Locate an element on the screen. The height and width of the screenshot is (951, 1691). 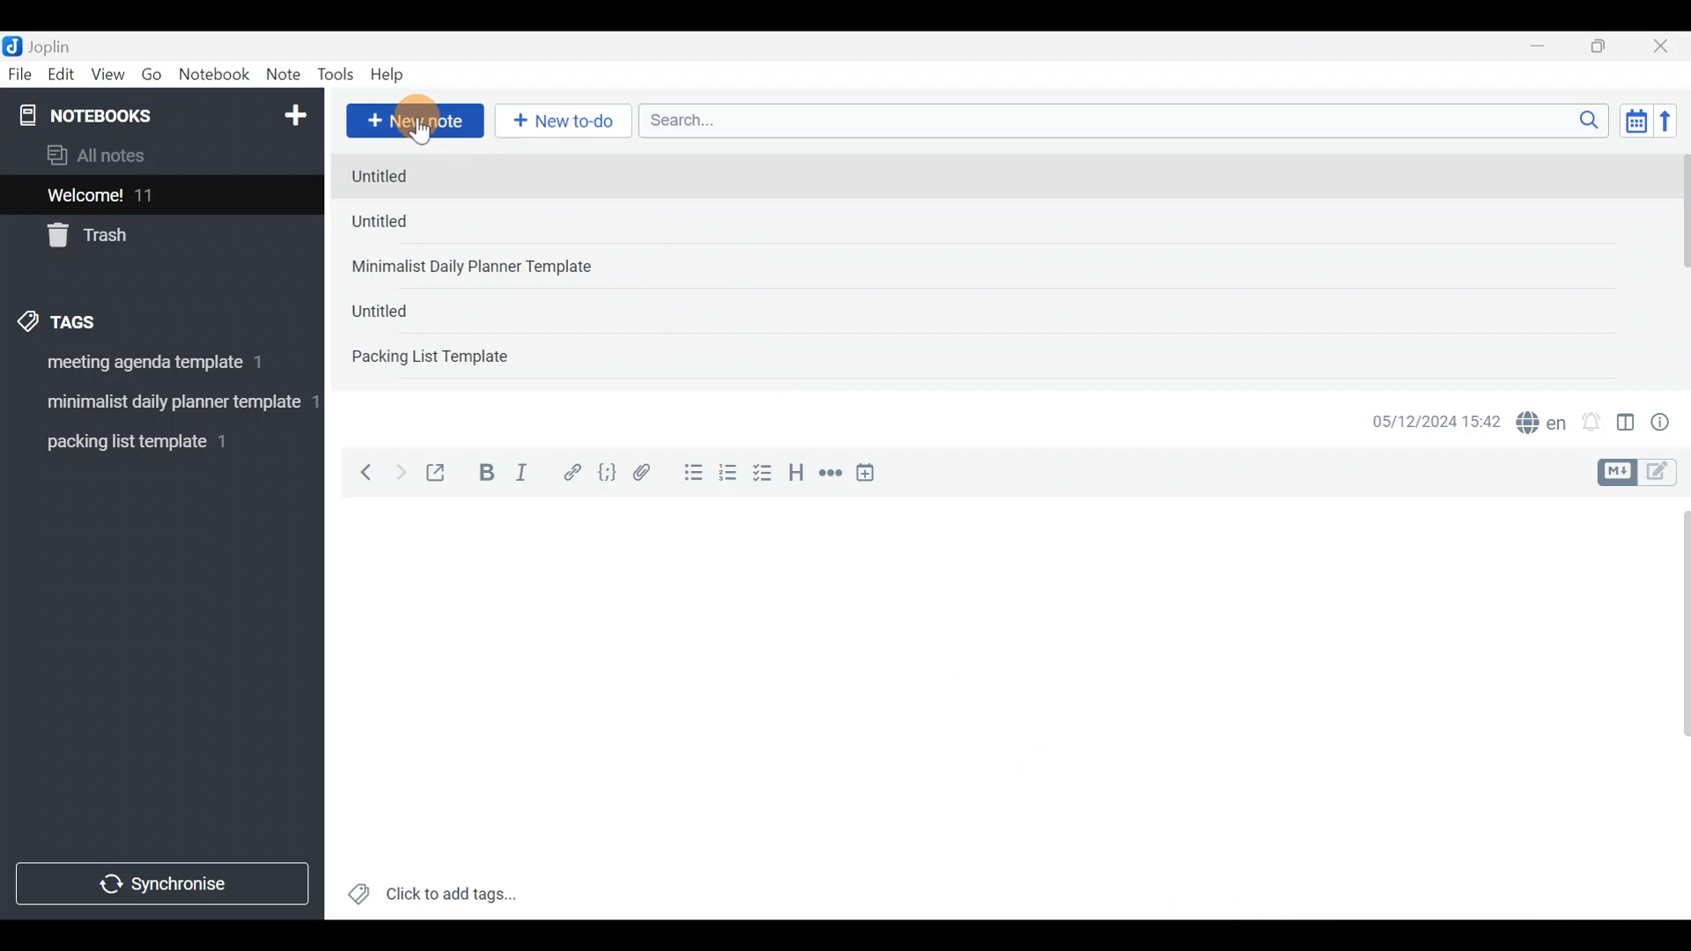
Minimize is located at coordinates (1547, 44).